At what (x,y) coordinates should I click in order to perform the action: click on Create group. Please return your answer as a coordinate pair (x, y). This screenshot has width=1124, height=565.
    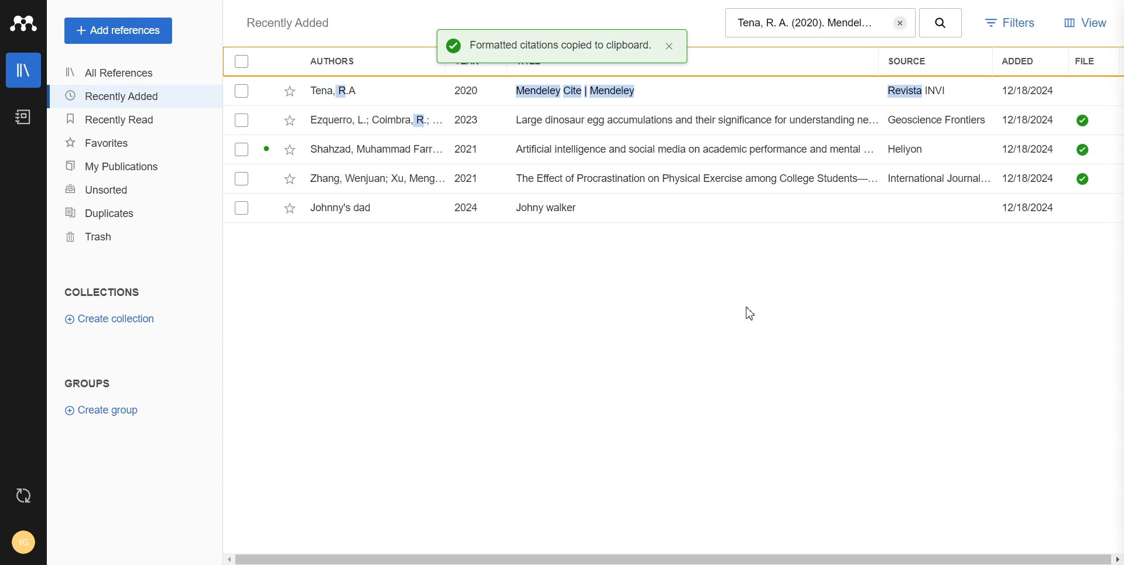
    Looking at the image, I should click on (101, 410).